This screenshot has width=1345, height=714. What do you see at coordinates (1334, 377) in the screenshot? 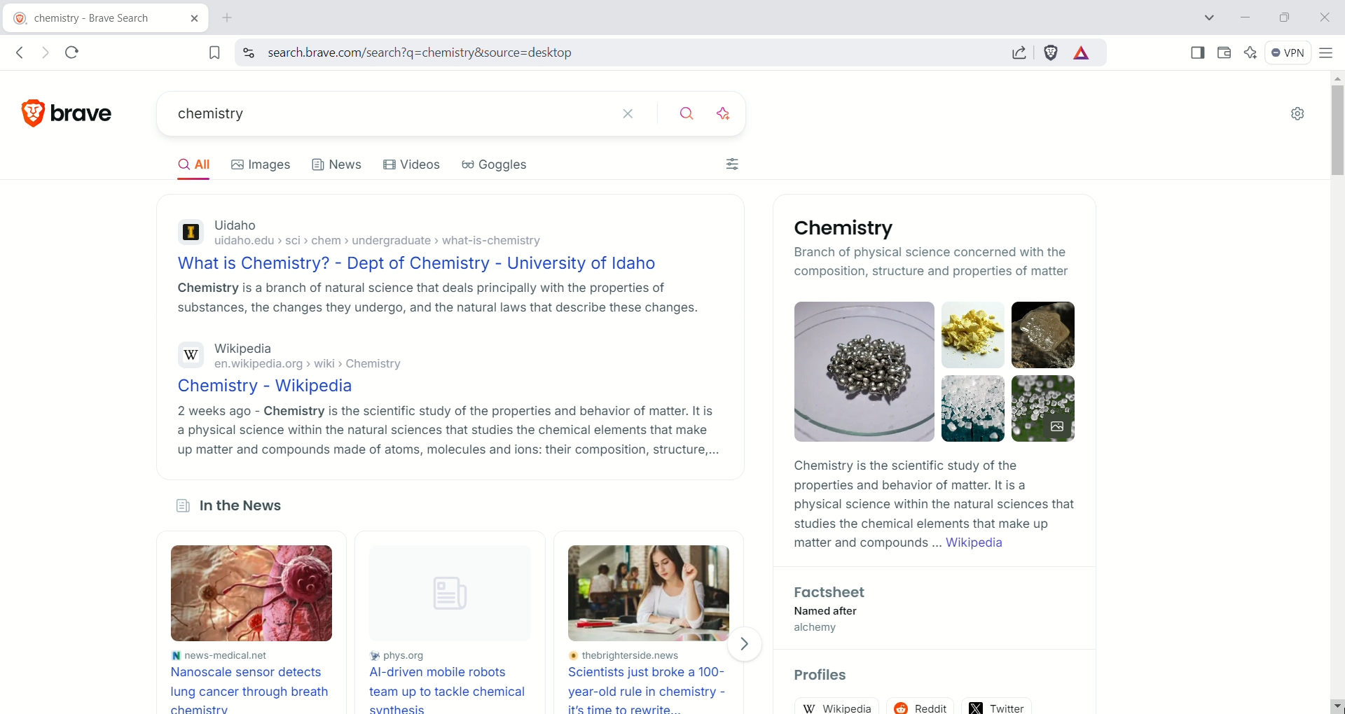
I see `vertical scroll bar` at bounding box center [1334, 377].